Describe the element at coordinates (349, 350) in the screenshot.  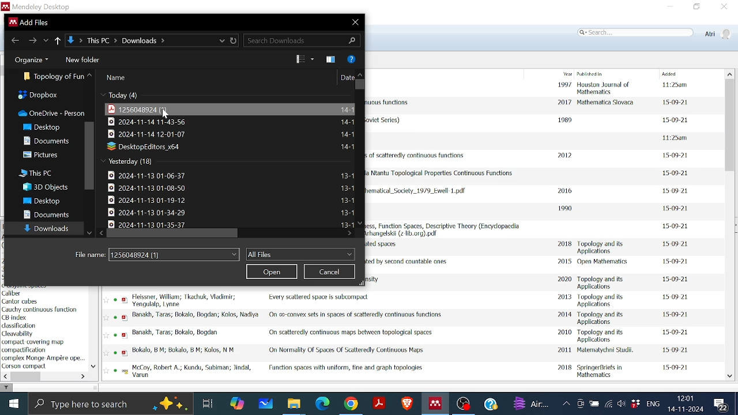
I see `Title` at that location.